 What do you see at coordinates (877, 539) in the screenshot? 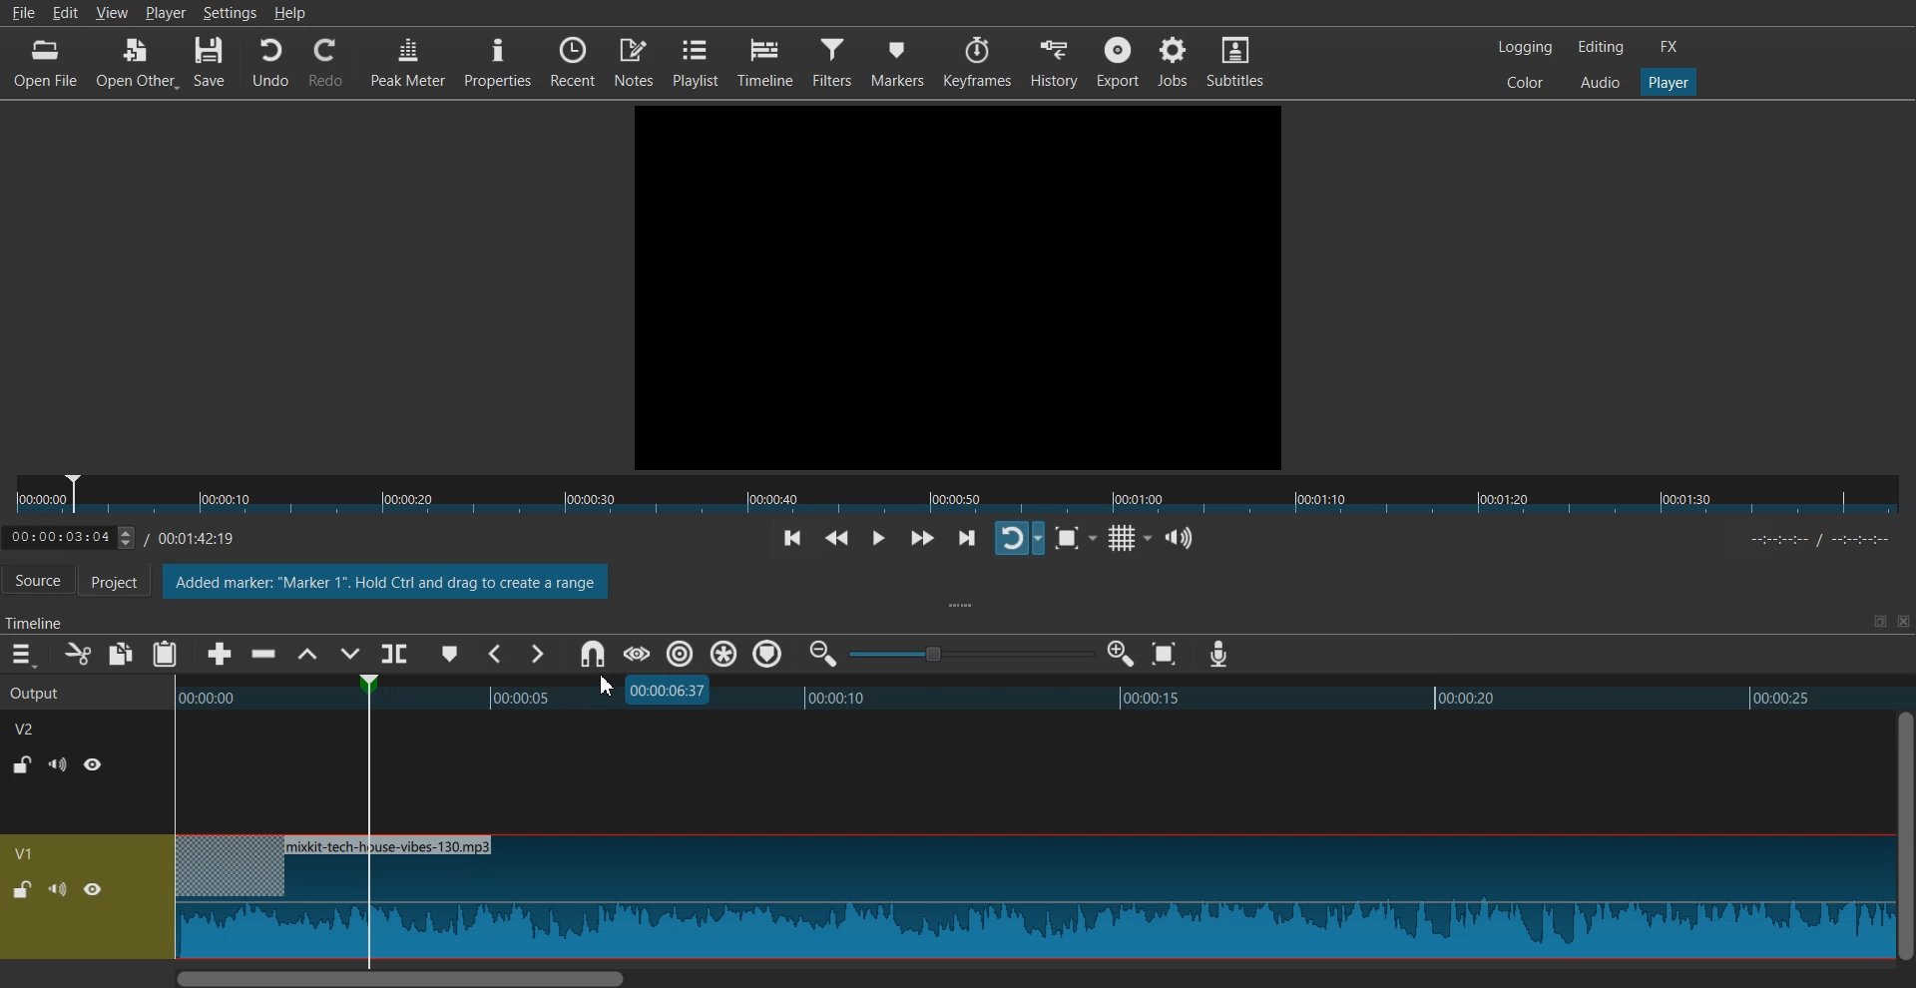
I see `Toggle play or pause` at bounding box center [877, 539].